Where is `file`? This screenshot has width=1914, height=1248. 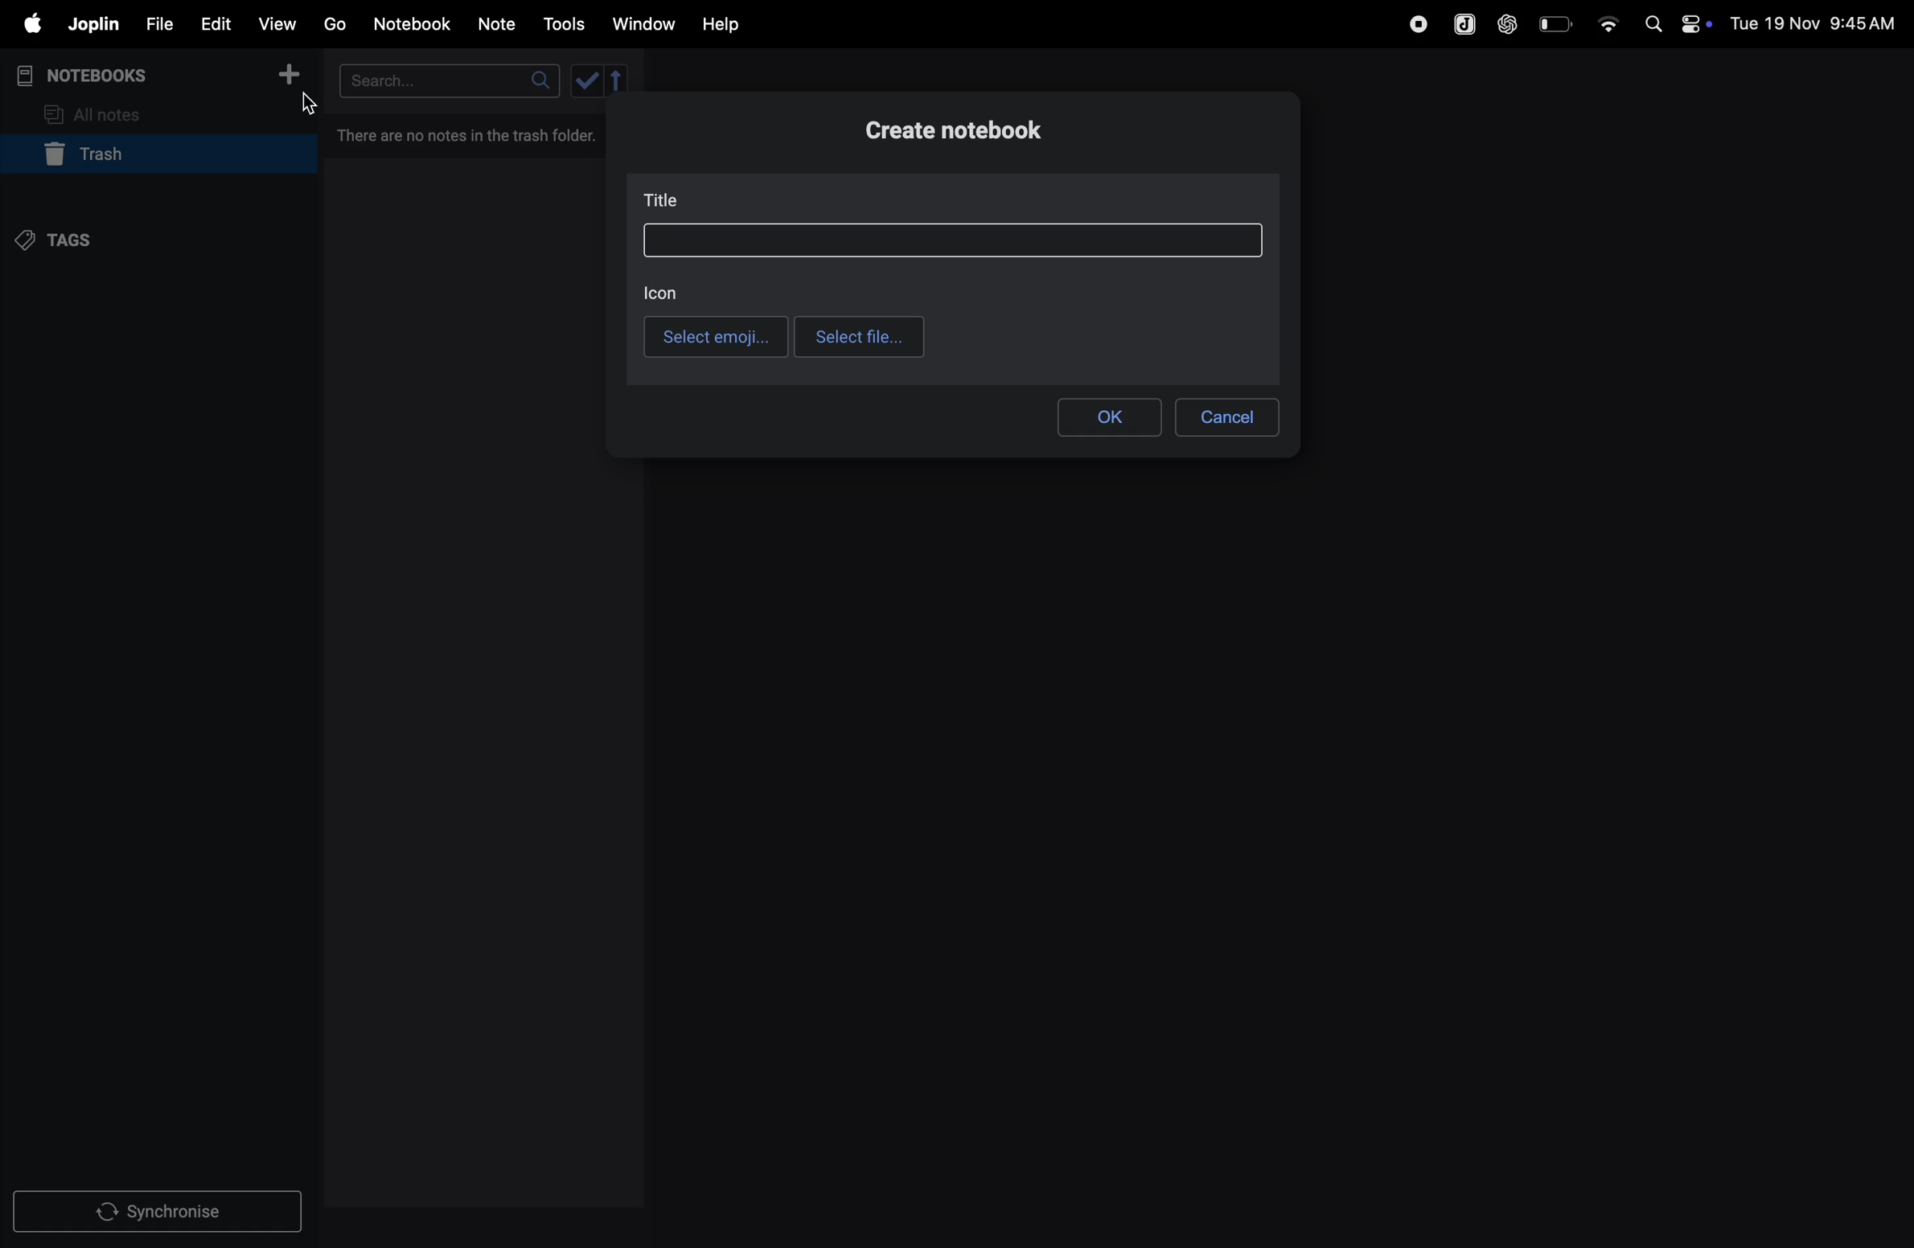
file is located at coordinates (156, 25).